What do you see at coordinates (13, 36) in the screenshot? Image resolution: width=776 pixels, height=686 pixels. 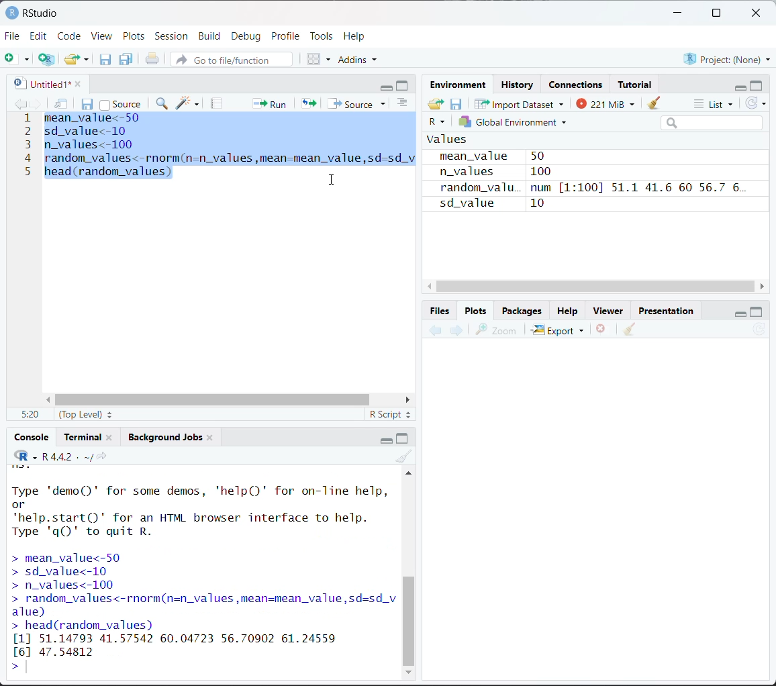 I see `File` at bounding box center [13, 36].